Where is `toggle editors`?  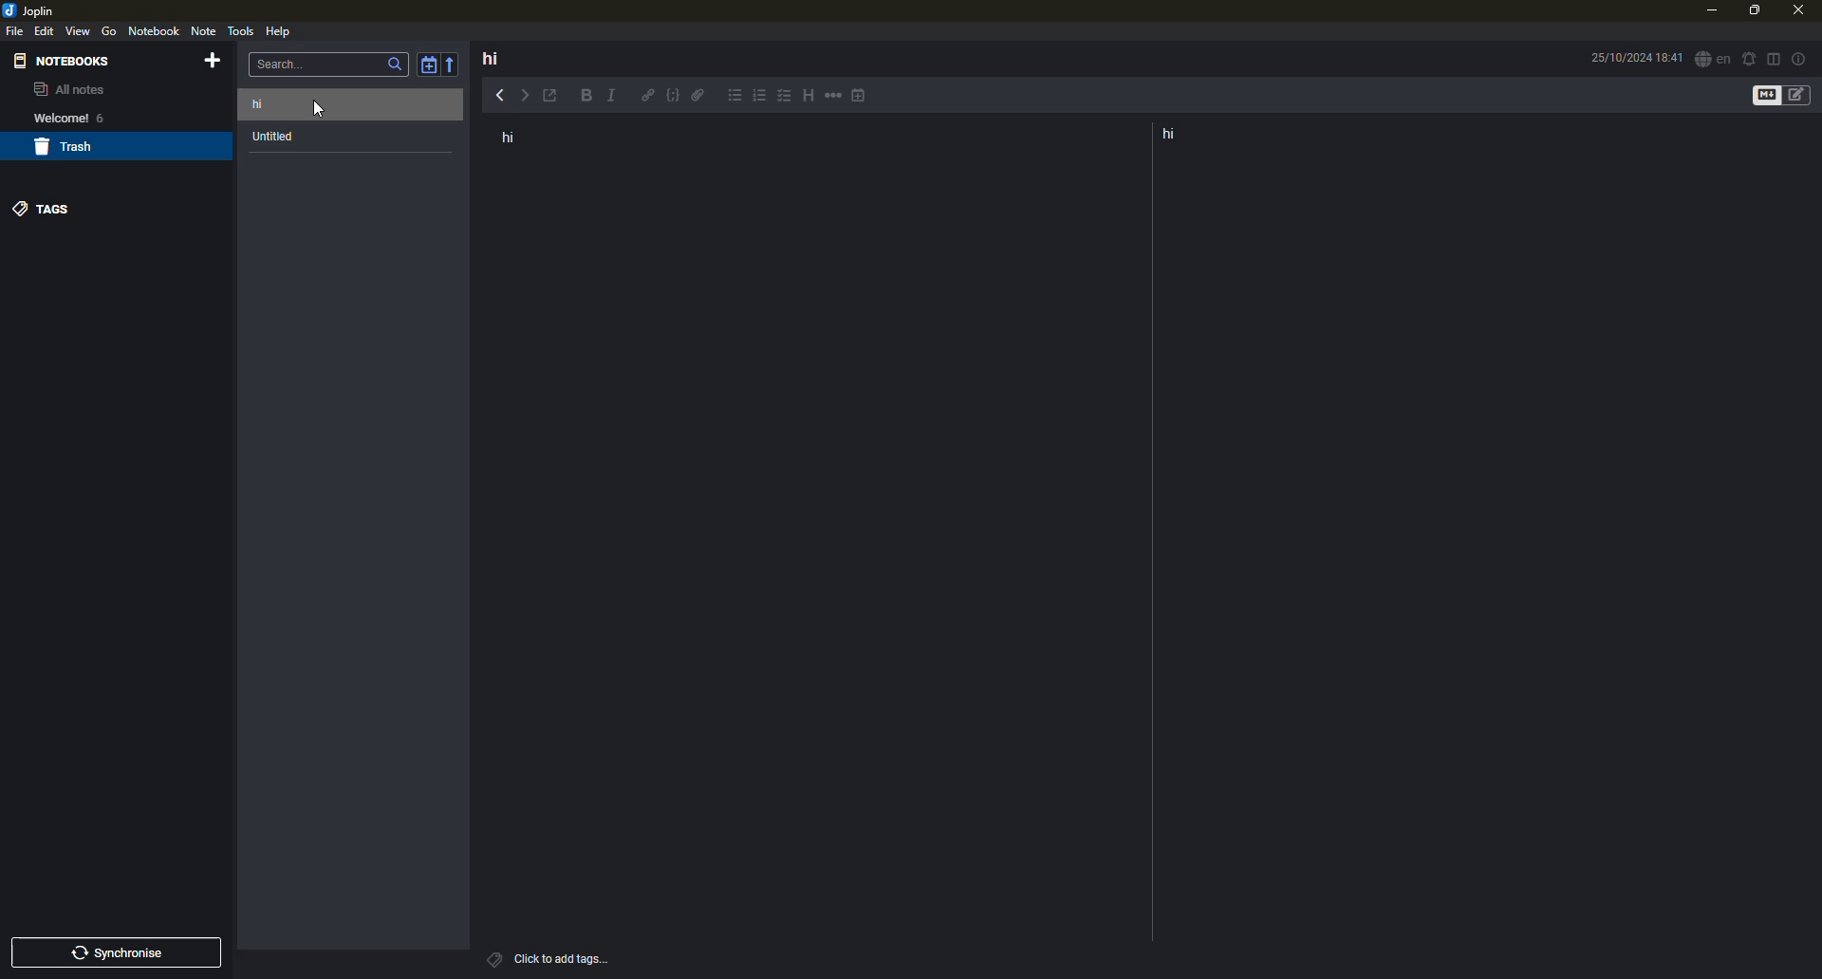
toggle editors is located at coordinates (1802, 96).